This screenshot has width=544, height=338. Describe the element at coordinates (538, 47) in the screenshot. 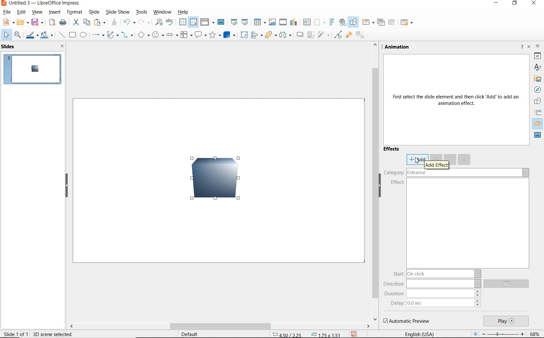

I see `SIDEBAR SETTINGS` at that location.